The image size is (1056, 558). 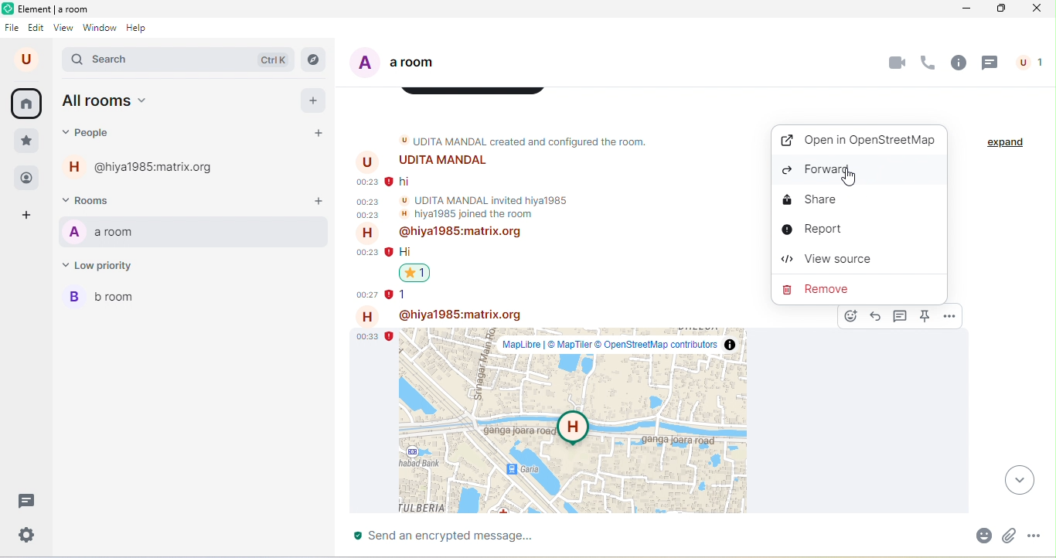 What do you see at coordinates (557, 216) in the screenshot?
I see `older messages in room a` at bounding box center [557, 216].